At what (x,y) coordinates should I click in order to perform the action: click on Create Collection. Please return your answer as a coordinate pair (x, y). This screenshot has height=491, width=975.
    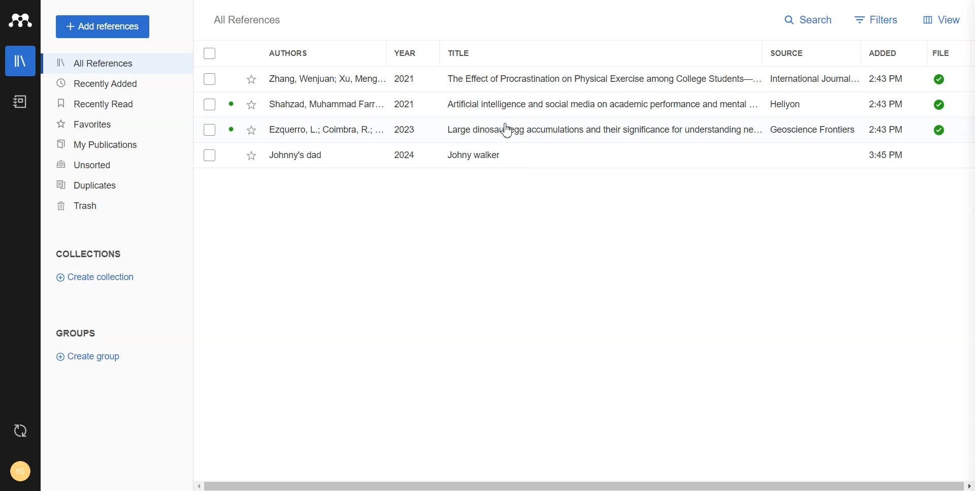
    Looking at the image, I should click on (96, 277).